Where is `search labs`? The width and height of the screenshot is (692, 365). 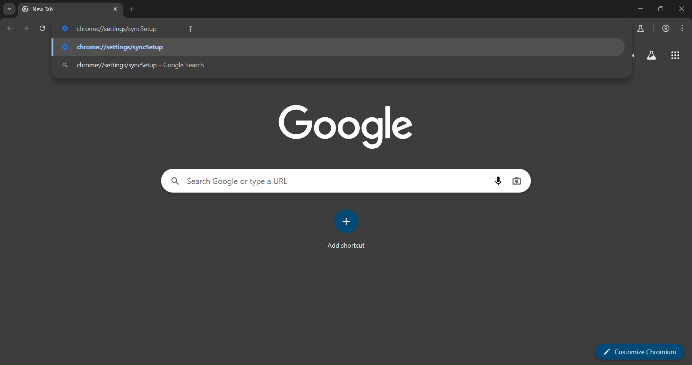 search labs is located at coordinates (641, 28).